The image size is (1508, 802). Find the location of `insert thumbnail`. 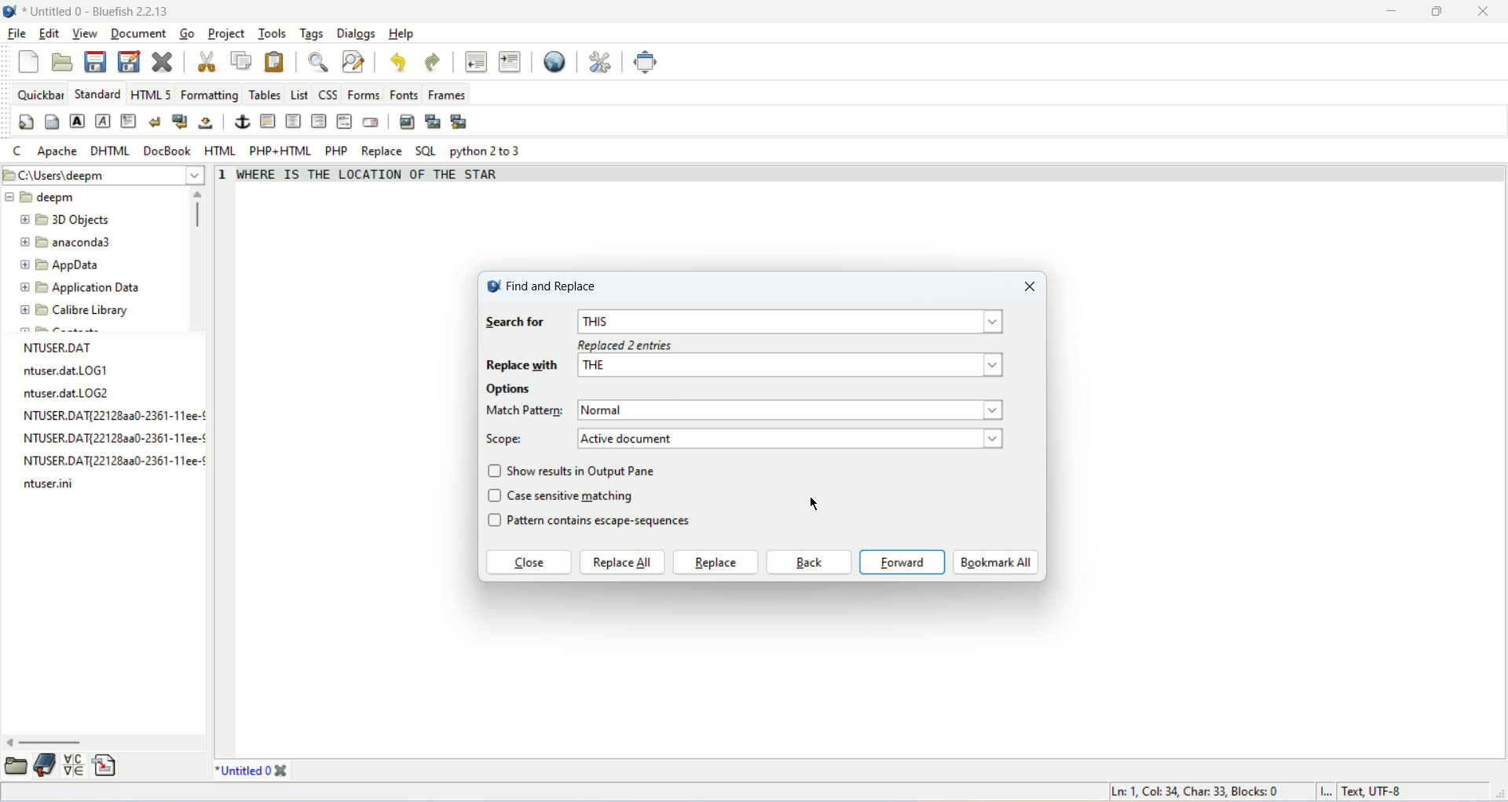

insert thumbnail is located at coordinates (434, 123).